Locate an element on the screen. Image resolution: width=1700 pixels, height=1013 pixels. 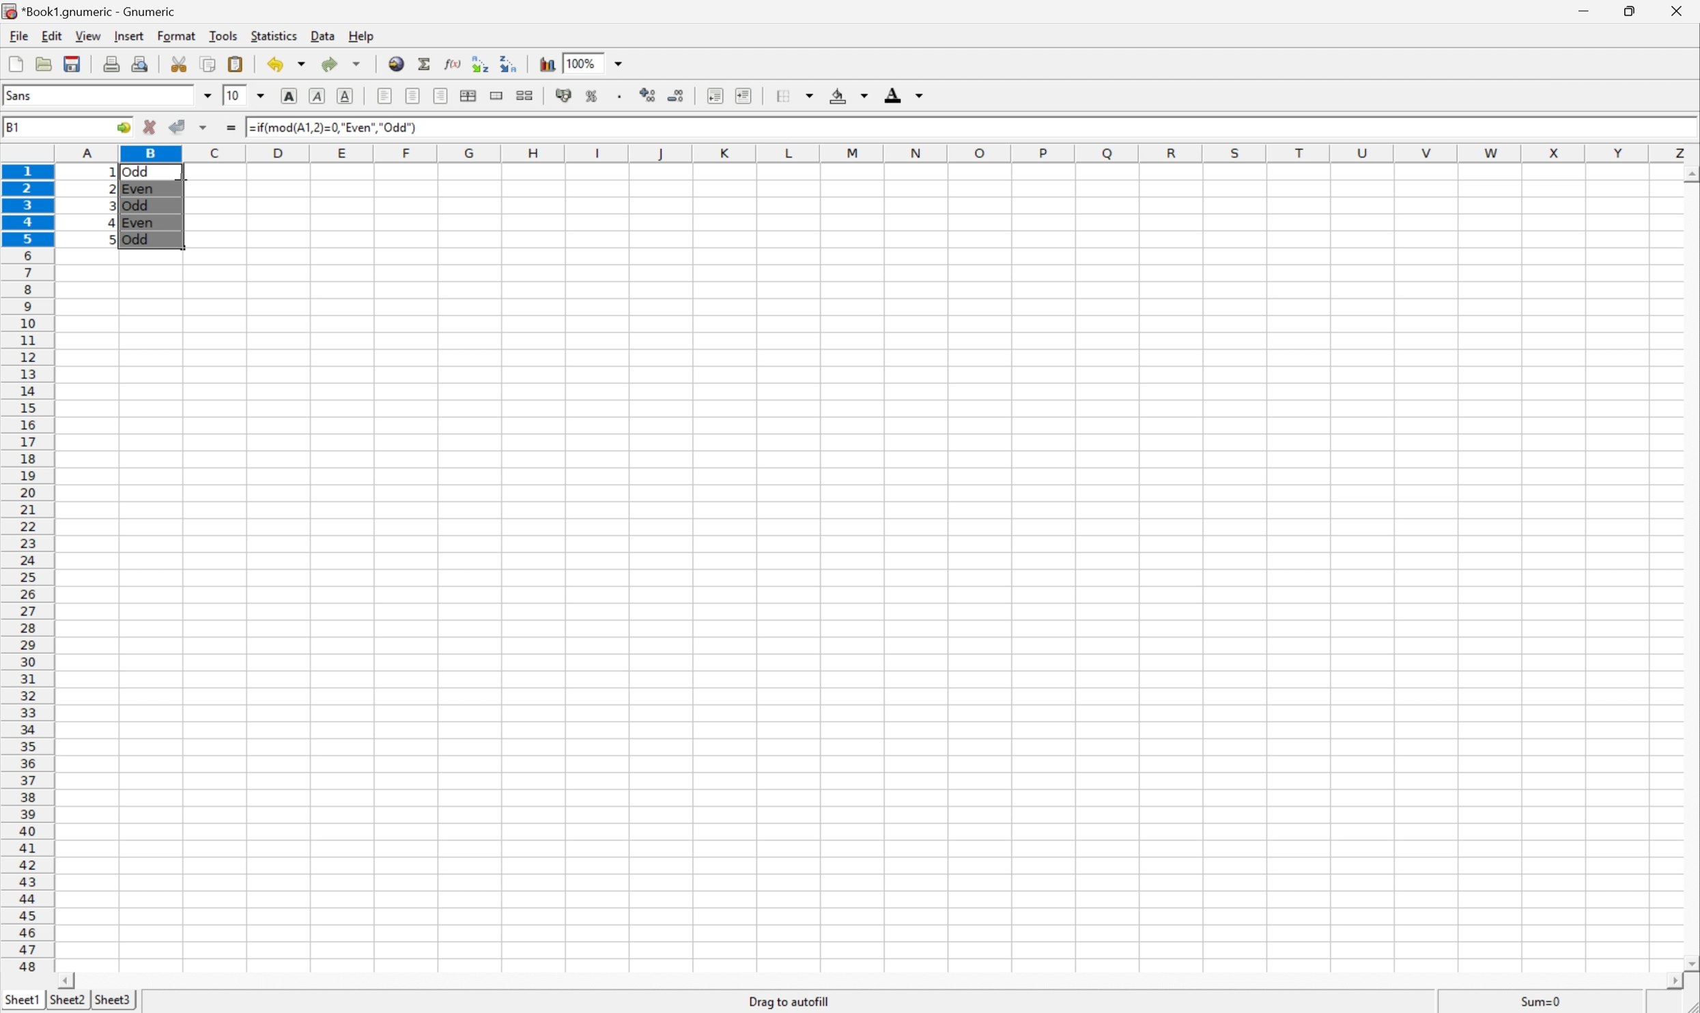
Cancel changes is located at coordinates (147, 126).